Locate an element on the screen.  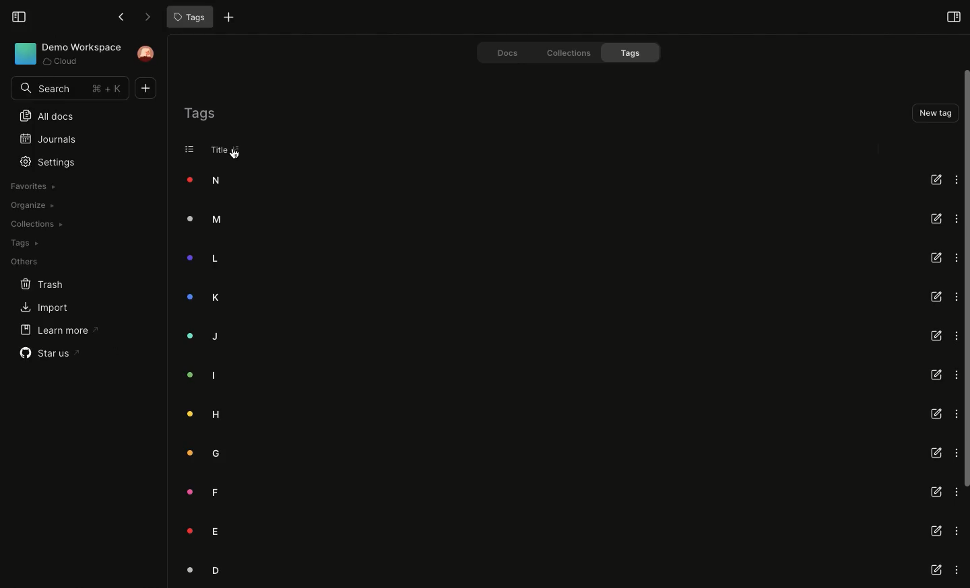
Tags is located at coordinates (188, 17).